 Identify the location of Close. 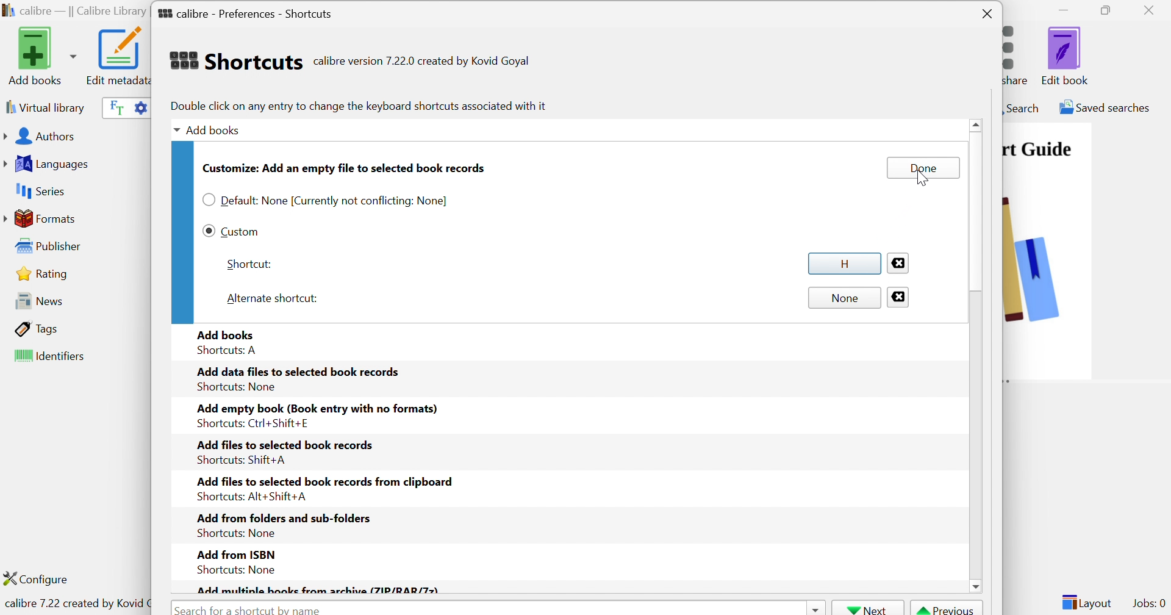
(1152, 10).